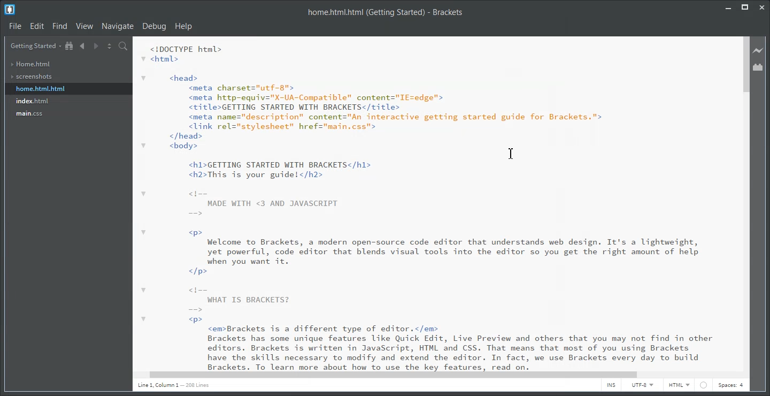  I want to click on Logo, so click(10, 10).